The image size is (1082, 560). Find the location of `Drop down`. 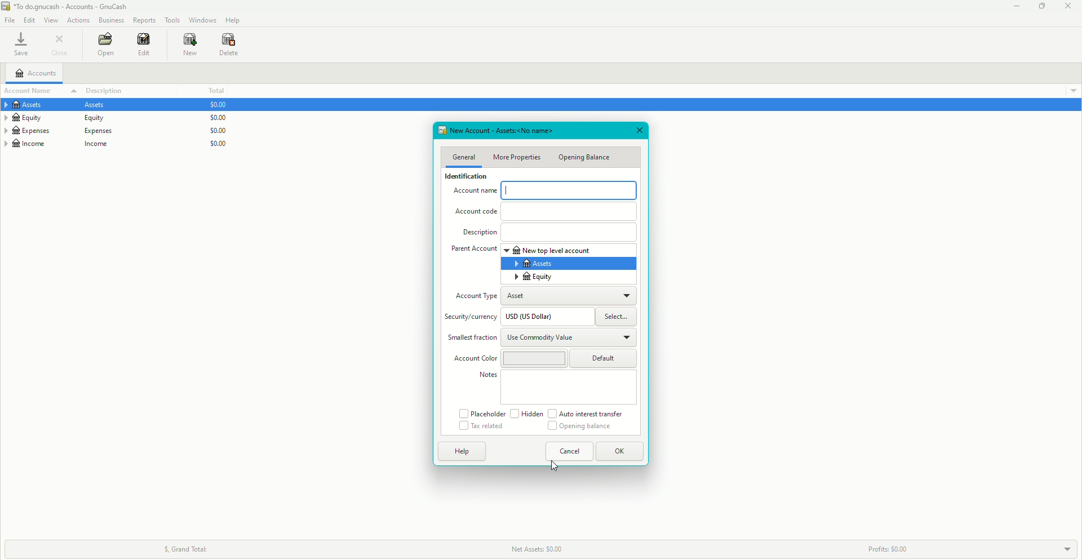

Drop down is located at coordinates (1073, 90).